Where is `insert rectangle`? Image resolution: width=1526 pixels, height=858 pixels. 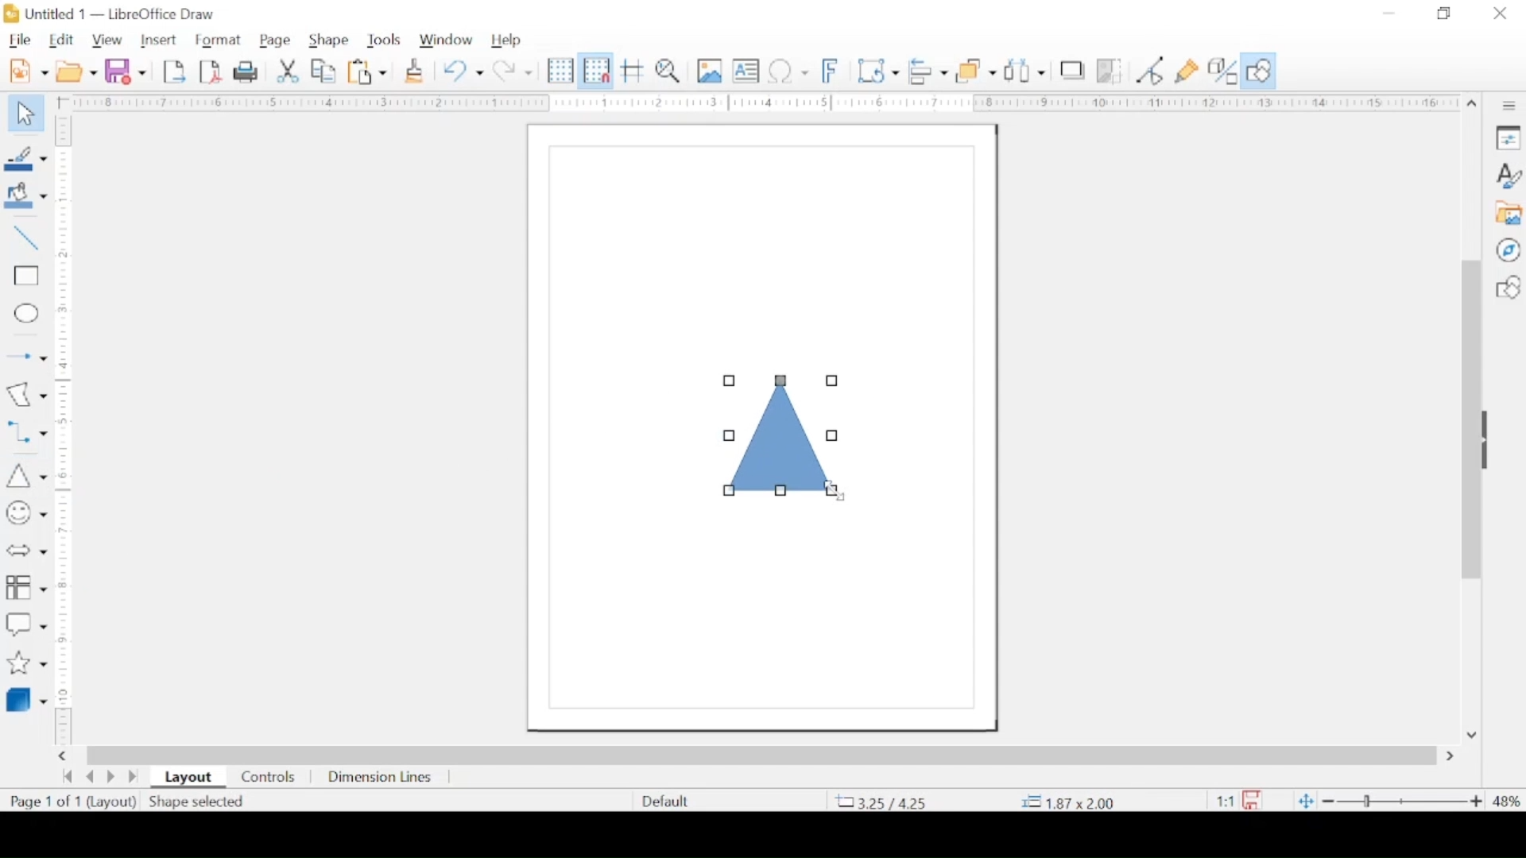 insert rectangle is located at coordinates (25, 278).